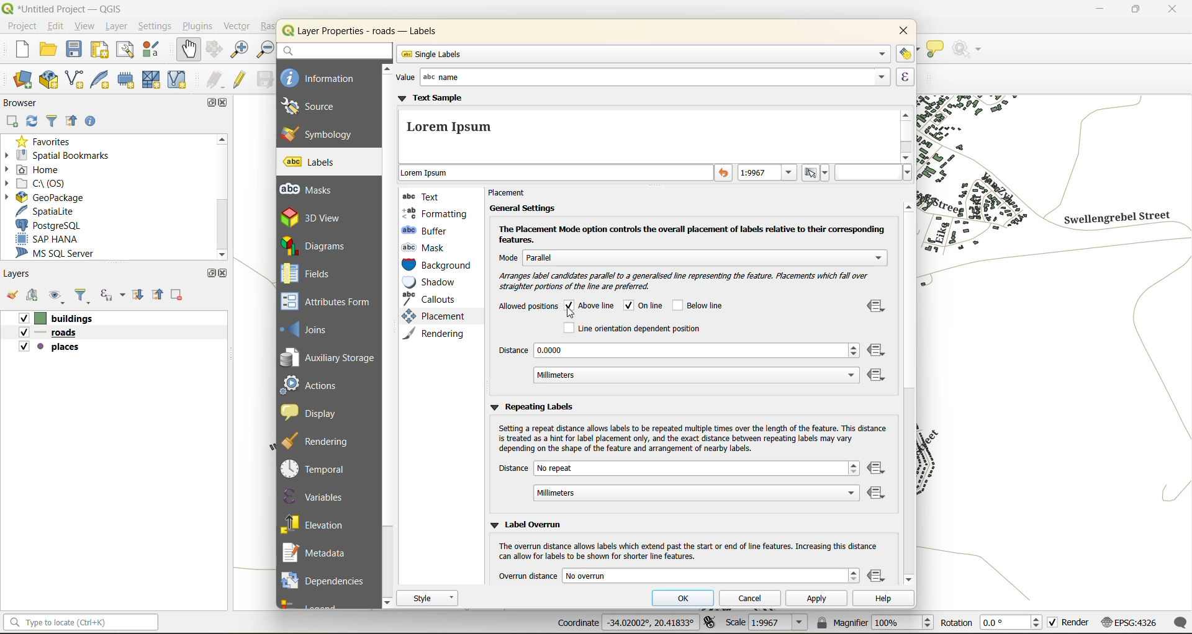 This screenshot has height=634, width=1192. What do you see at coordinates (323, 441) in the screenshot?
I see `rendering` at bounding box center [323, 441].